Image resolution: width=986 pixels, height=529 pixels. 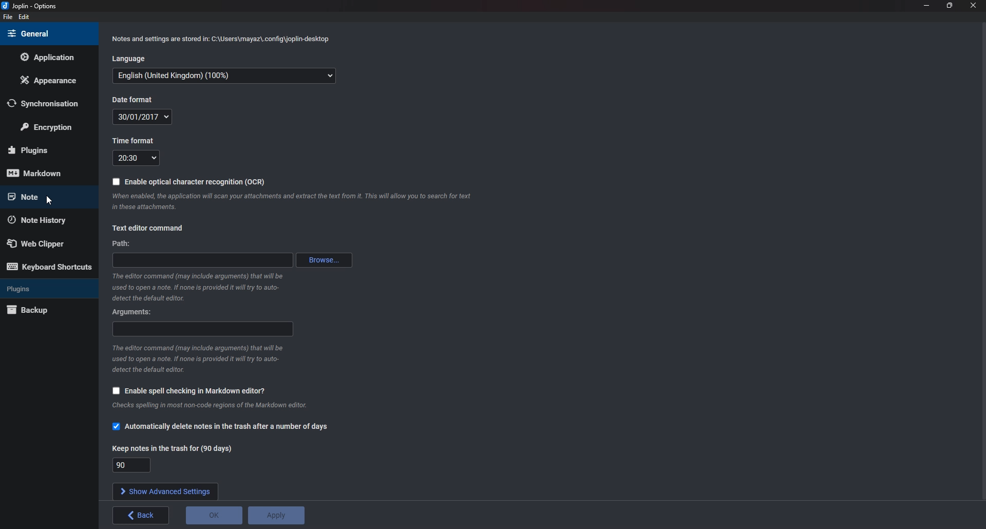 I want to click on Info, so click(x=199, y=287).